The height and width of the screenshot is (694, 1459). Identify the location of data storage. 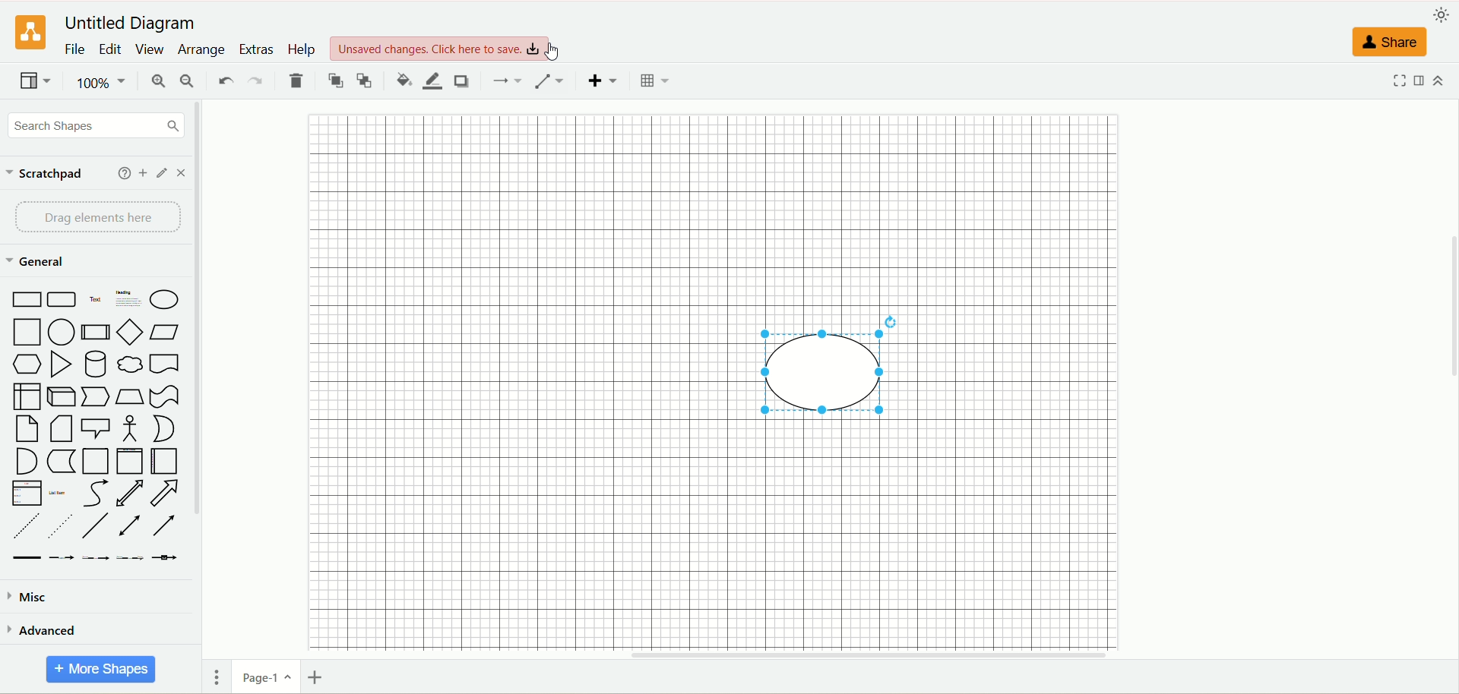
(60, 461).